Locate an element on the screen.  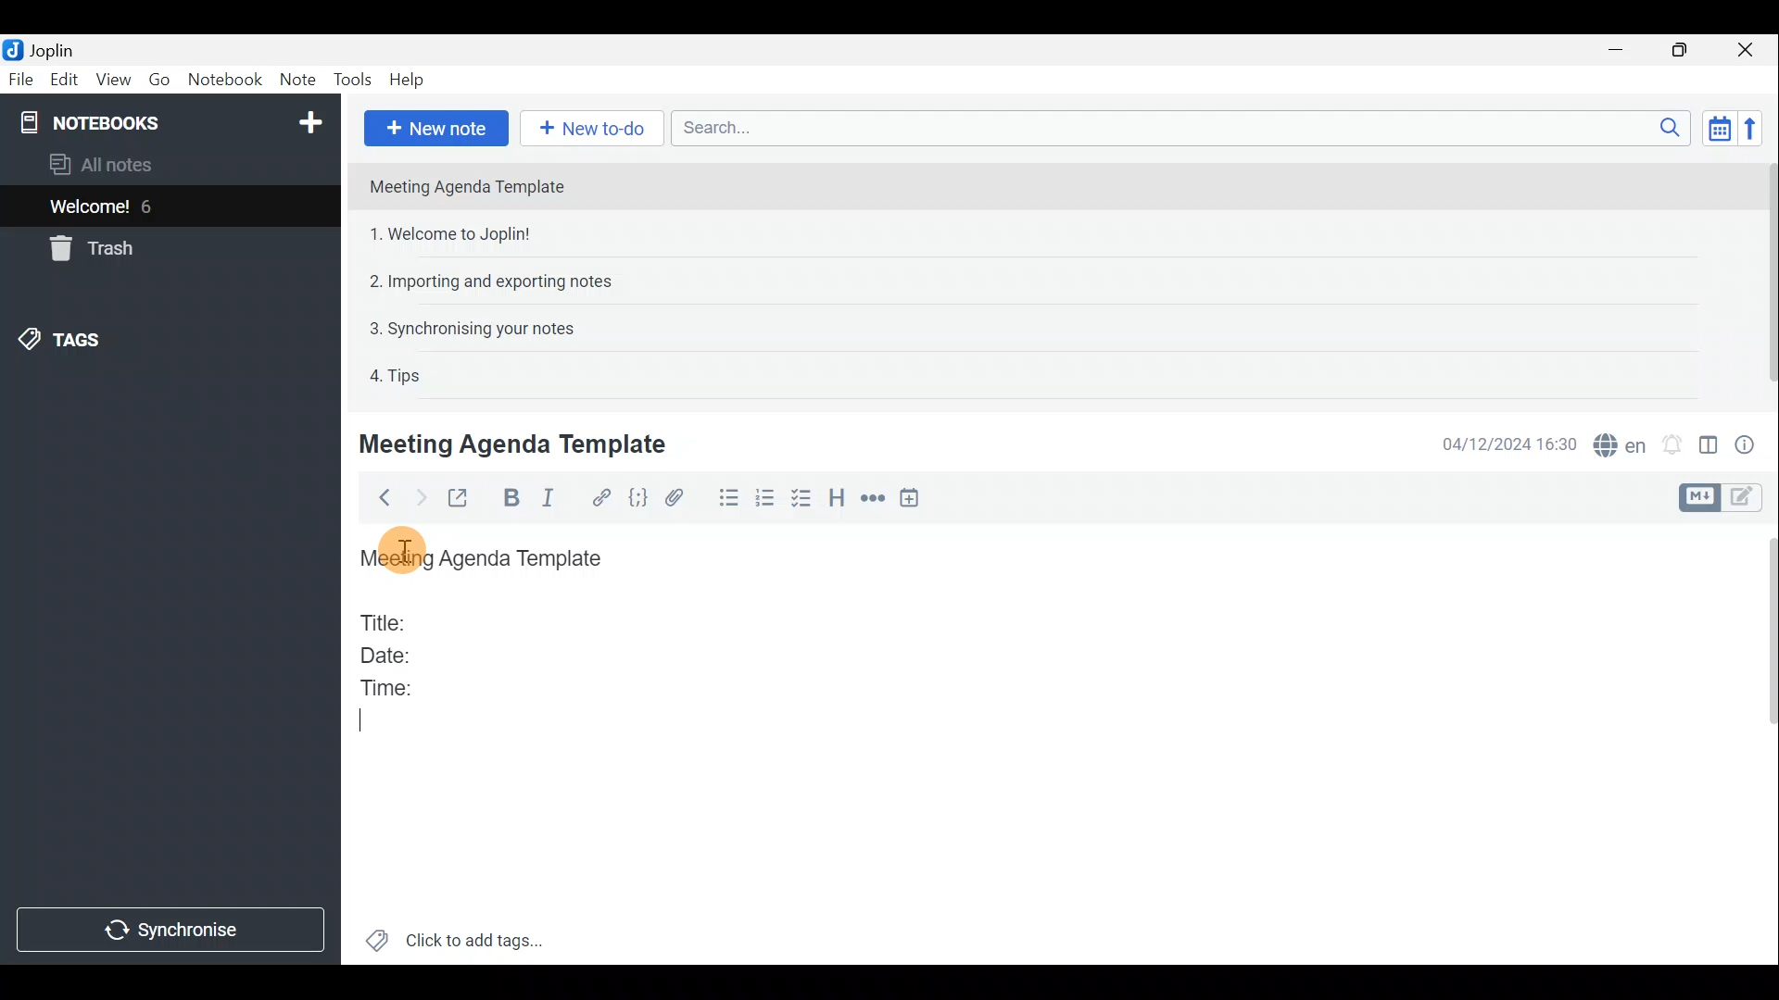
Heading is located at coordinates (836, 502).